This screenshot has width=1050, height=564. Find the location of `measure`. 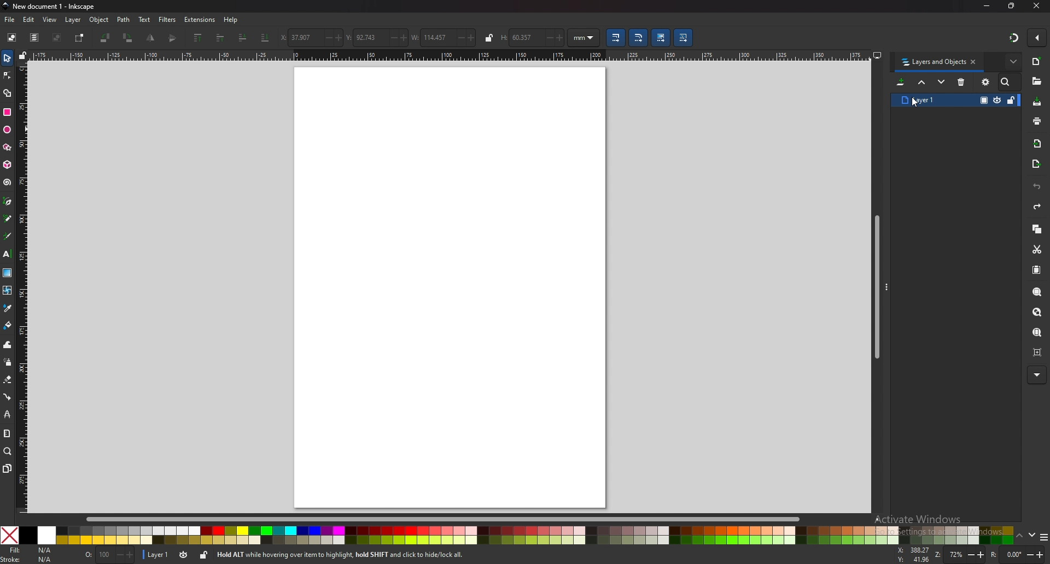

measure is located at coordinates (7, 433).